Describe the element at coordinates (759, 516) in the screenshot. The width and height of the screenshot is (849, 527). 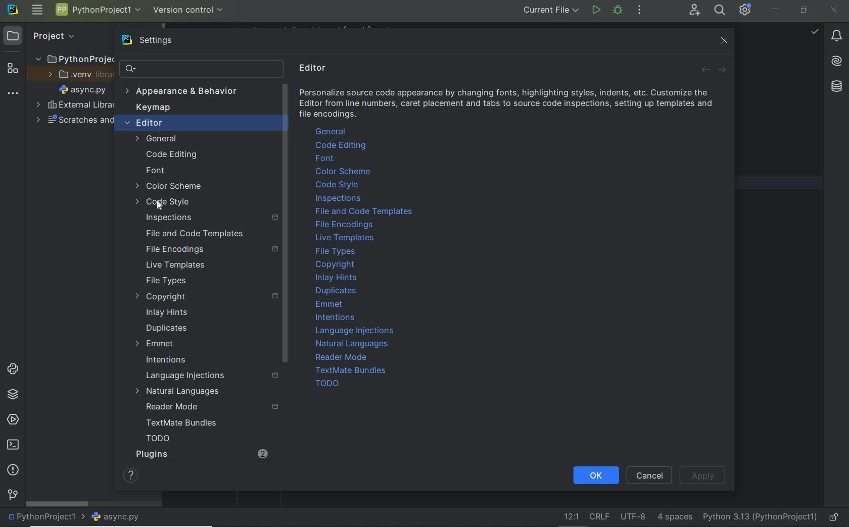
I see `current interpreter` at that location.